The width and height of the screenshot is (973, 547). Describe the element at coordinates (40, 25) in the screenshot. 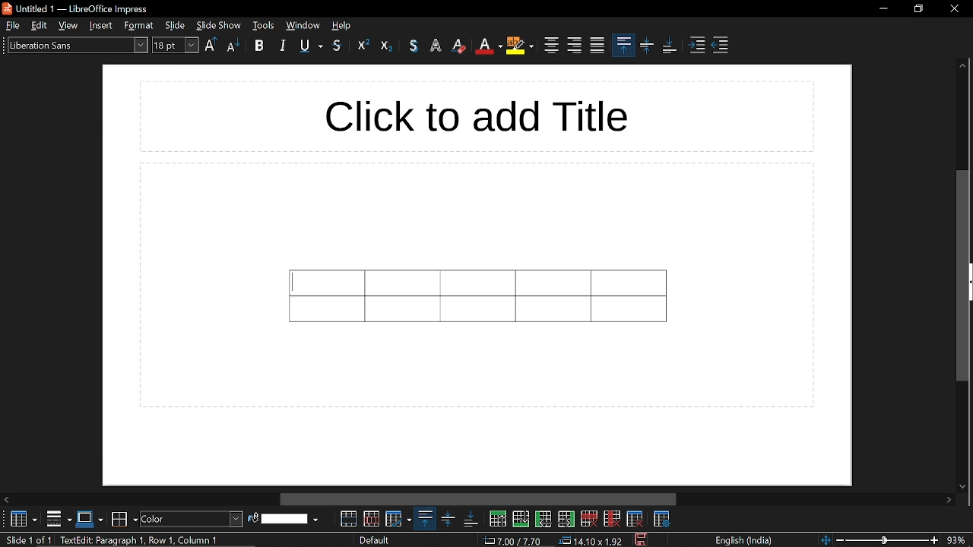

I see `edit` at that location.